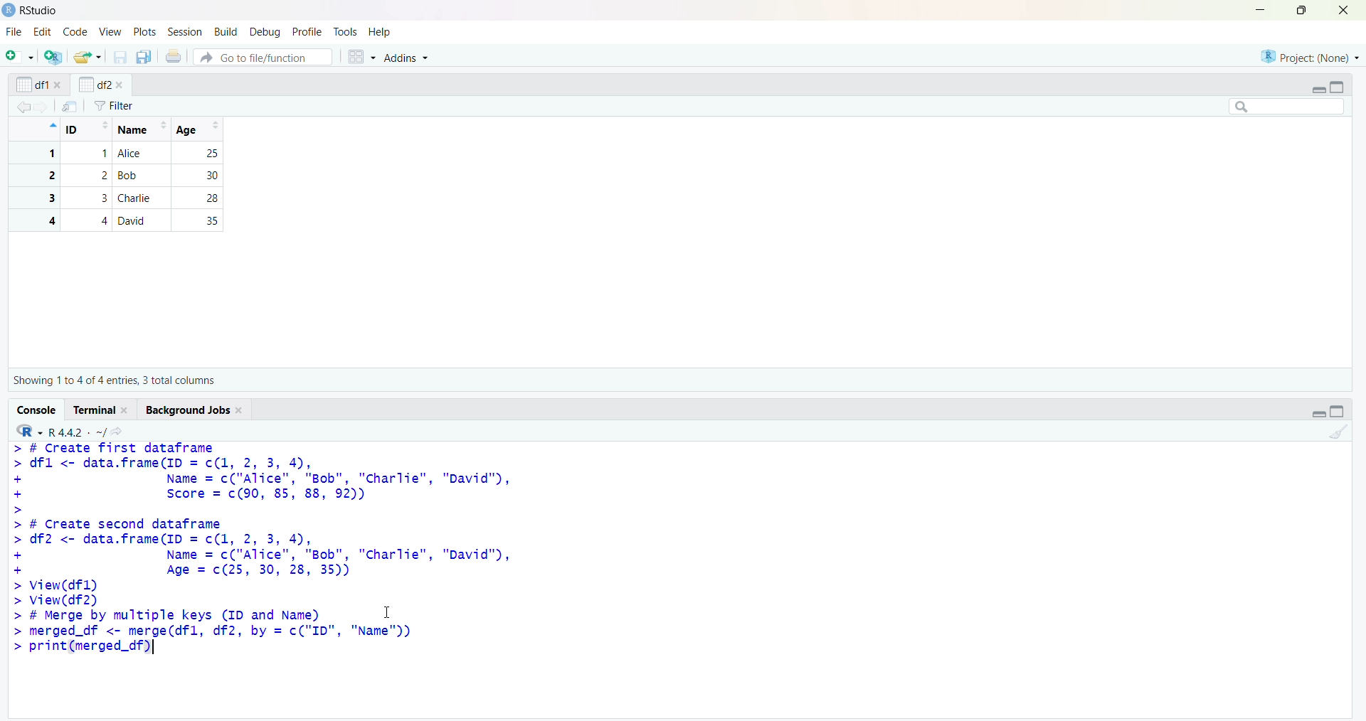  I want to click on toggle full view, so click(1338, 411).